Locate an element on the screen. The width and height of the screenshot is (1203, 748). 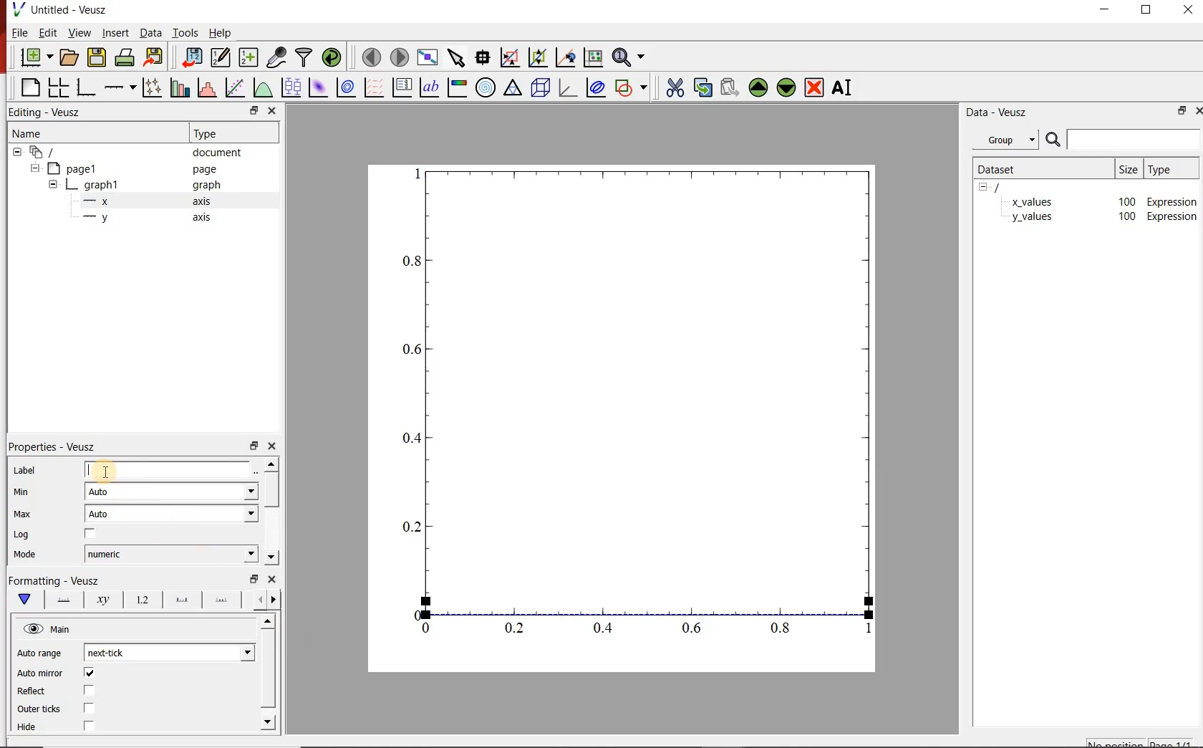
move down is located at coordinates (268, 724).